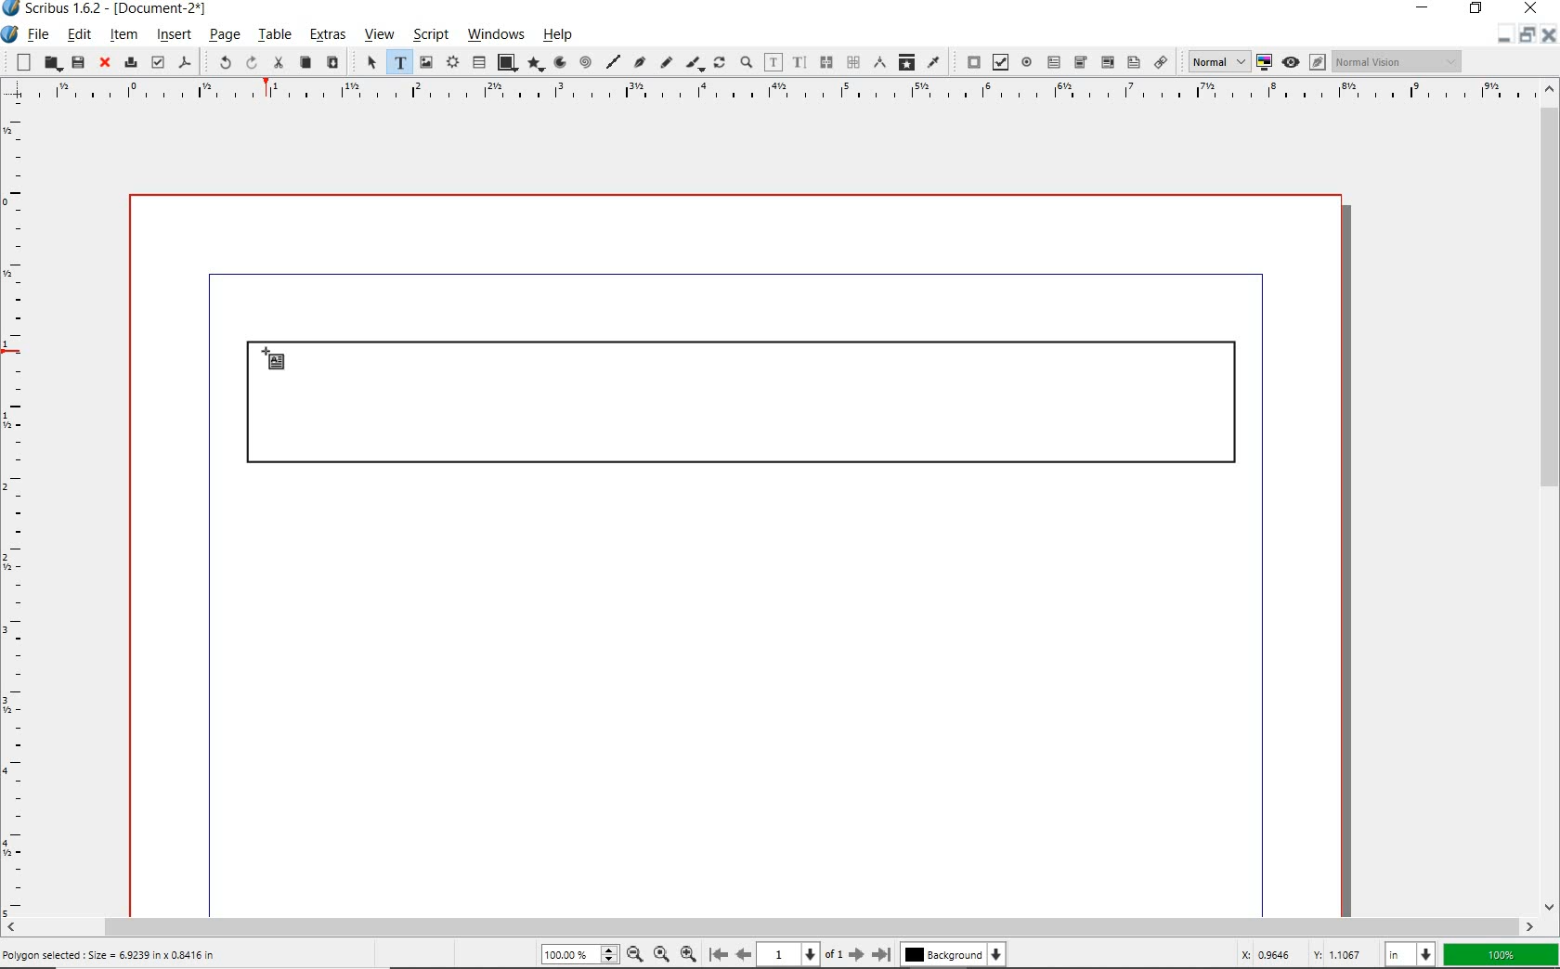  I want to click on toggle color, so click(1262, 63).